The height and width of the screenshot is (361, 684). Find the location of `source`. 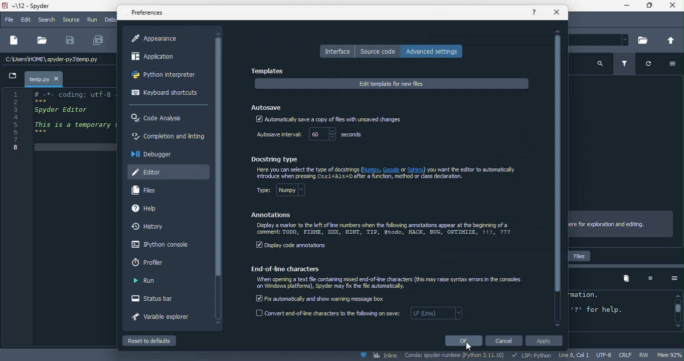

source is located at coordinates (71, 20).